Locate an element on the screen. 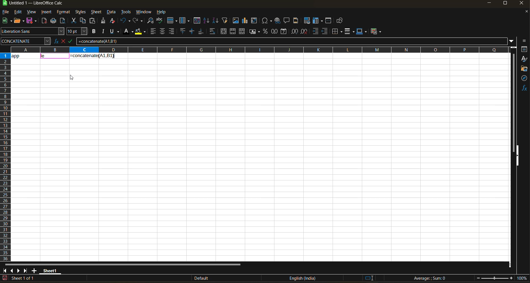  redo  is located at coordinates (138, 21).